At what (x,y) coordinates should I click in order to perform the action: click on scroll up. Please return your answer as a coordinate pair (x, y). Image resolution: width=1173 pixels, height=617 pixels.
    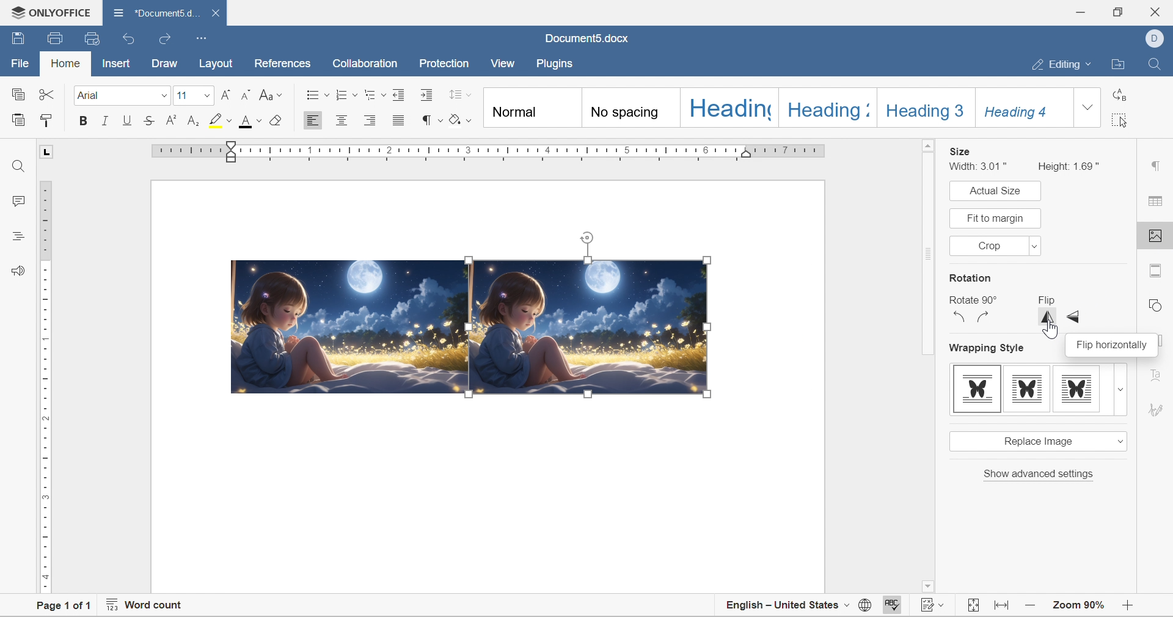
    Looking at the image, I should click on (1132, 144).